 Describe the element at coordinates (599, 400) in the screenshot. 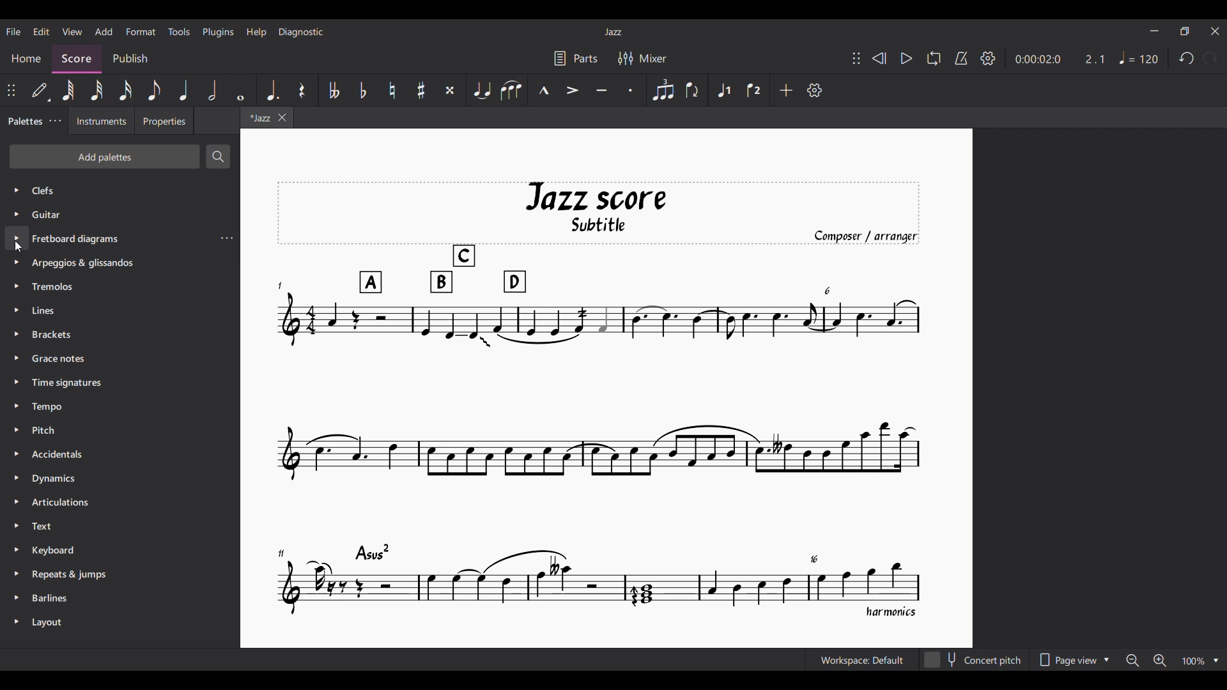

I see `Current score` at that location.